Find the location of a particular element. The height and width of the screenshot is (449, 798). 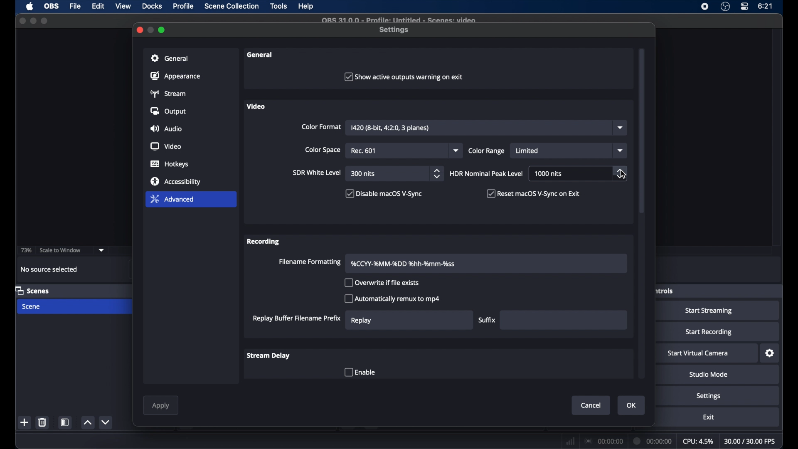

 is located at coordinates (232, 7).